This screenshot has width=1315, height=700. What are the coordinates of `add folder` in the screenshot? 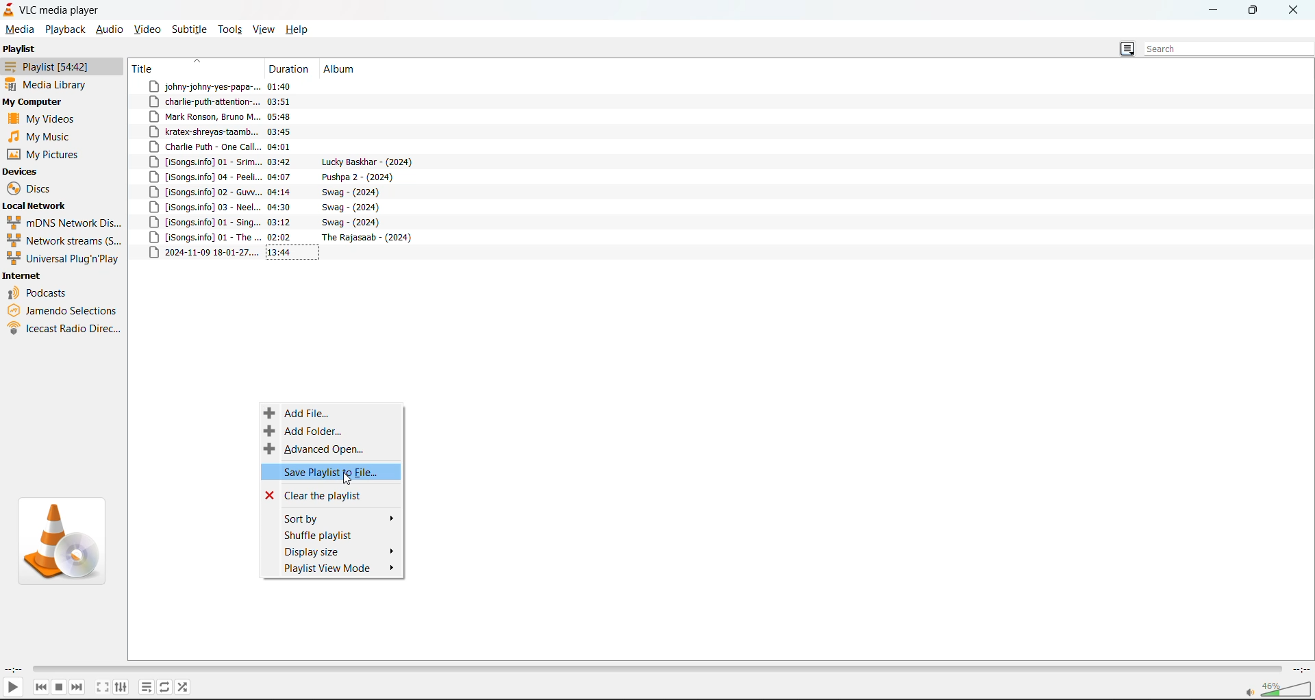 It's located at (330, 431).